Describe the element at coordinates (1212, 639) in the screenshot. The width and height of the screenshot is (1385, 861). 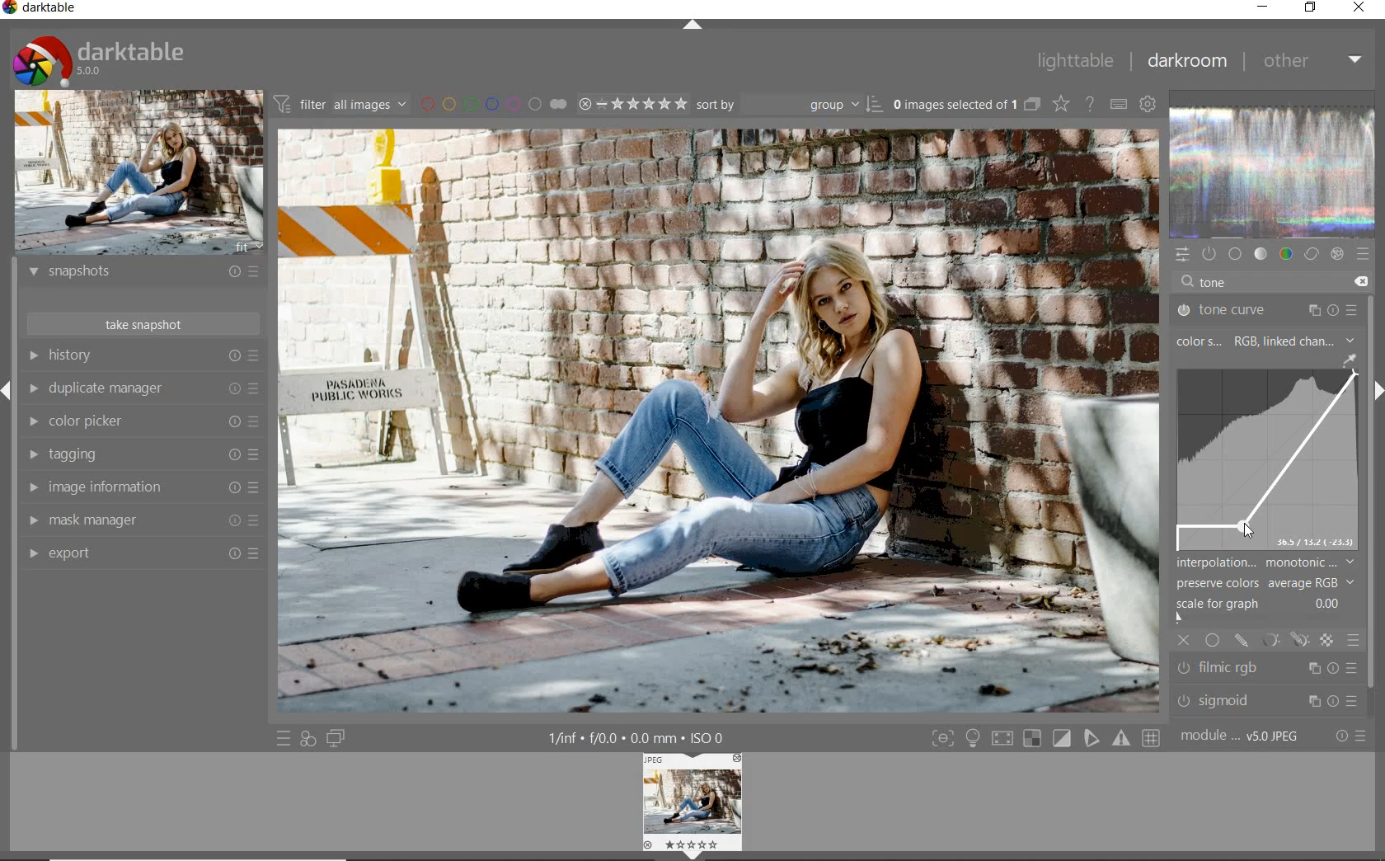
I see `uniformly` at that location.